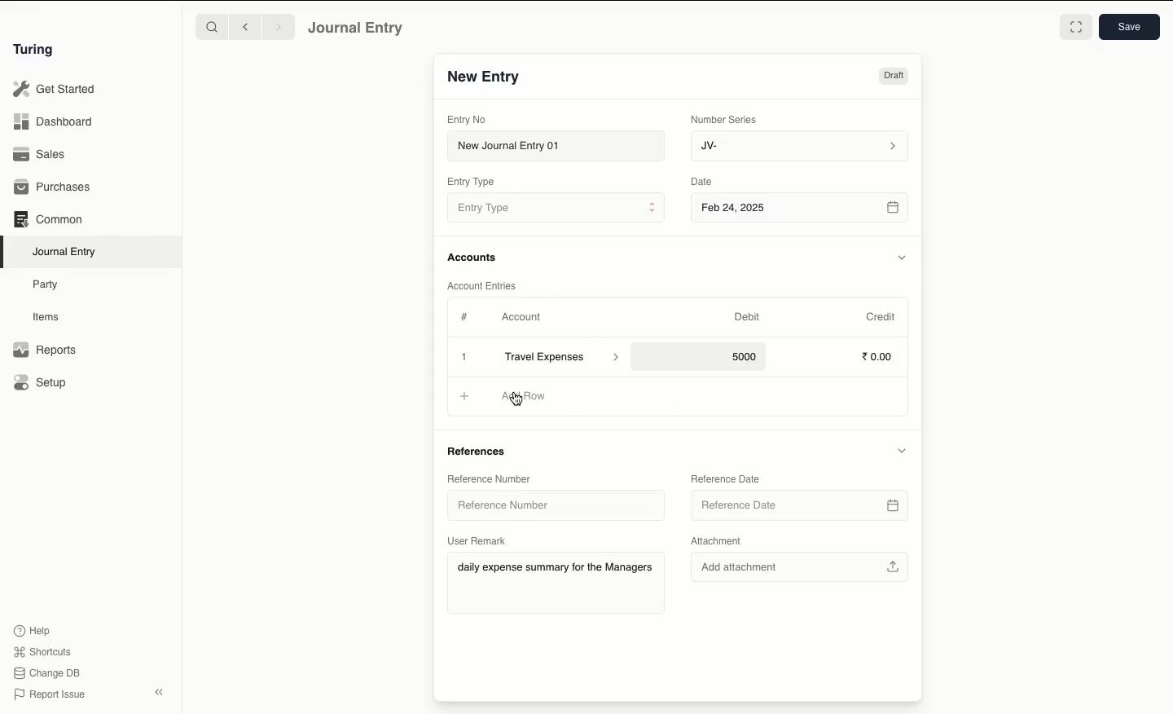 The image size is (1173, 714). What do you see at coordinates (882, 317) in the screenshot?
I see `Credit` at bounding box center [882, 317].